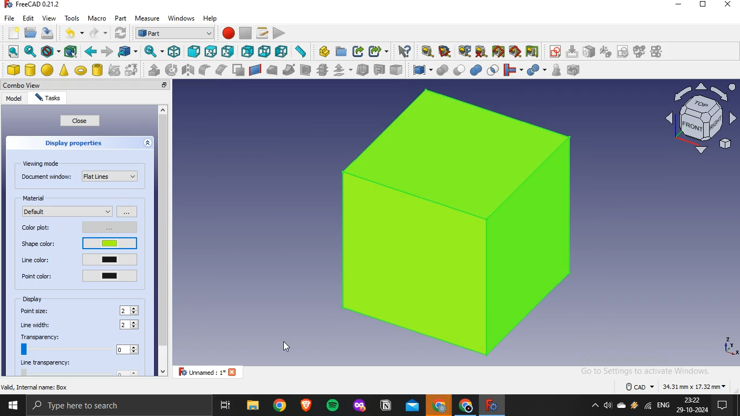 This screenshot has height=416, width=740. What do you see at coordinates (34, 299) in the screenshot?
I see `display` at bounding box center [34, 299].